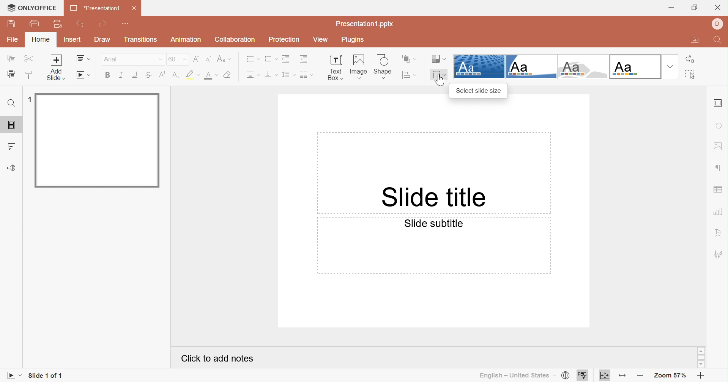  What do you see at coordinates (96, 8) in the screenshot?
I see `*Presentation1...` at bounding box center [96, 8].